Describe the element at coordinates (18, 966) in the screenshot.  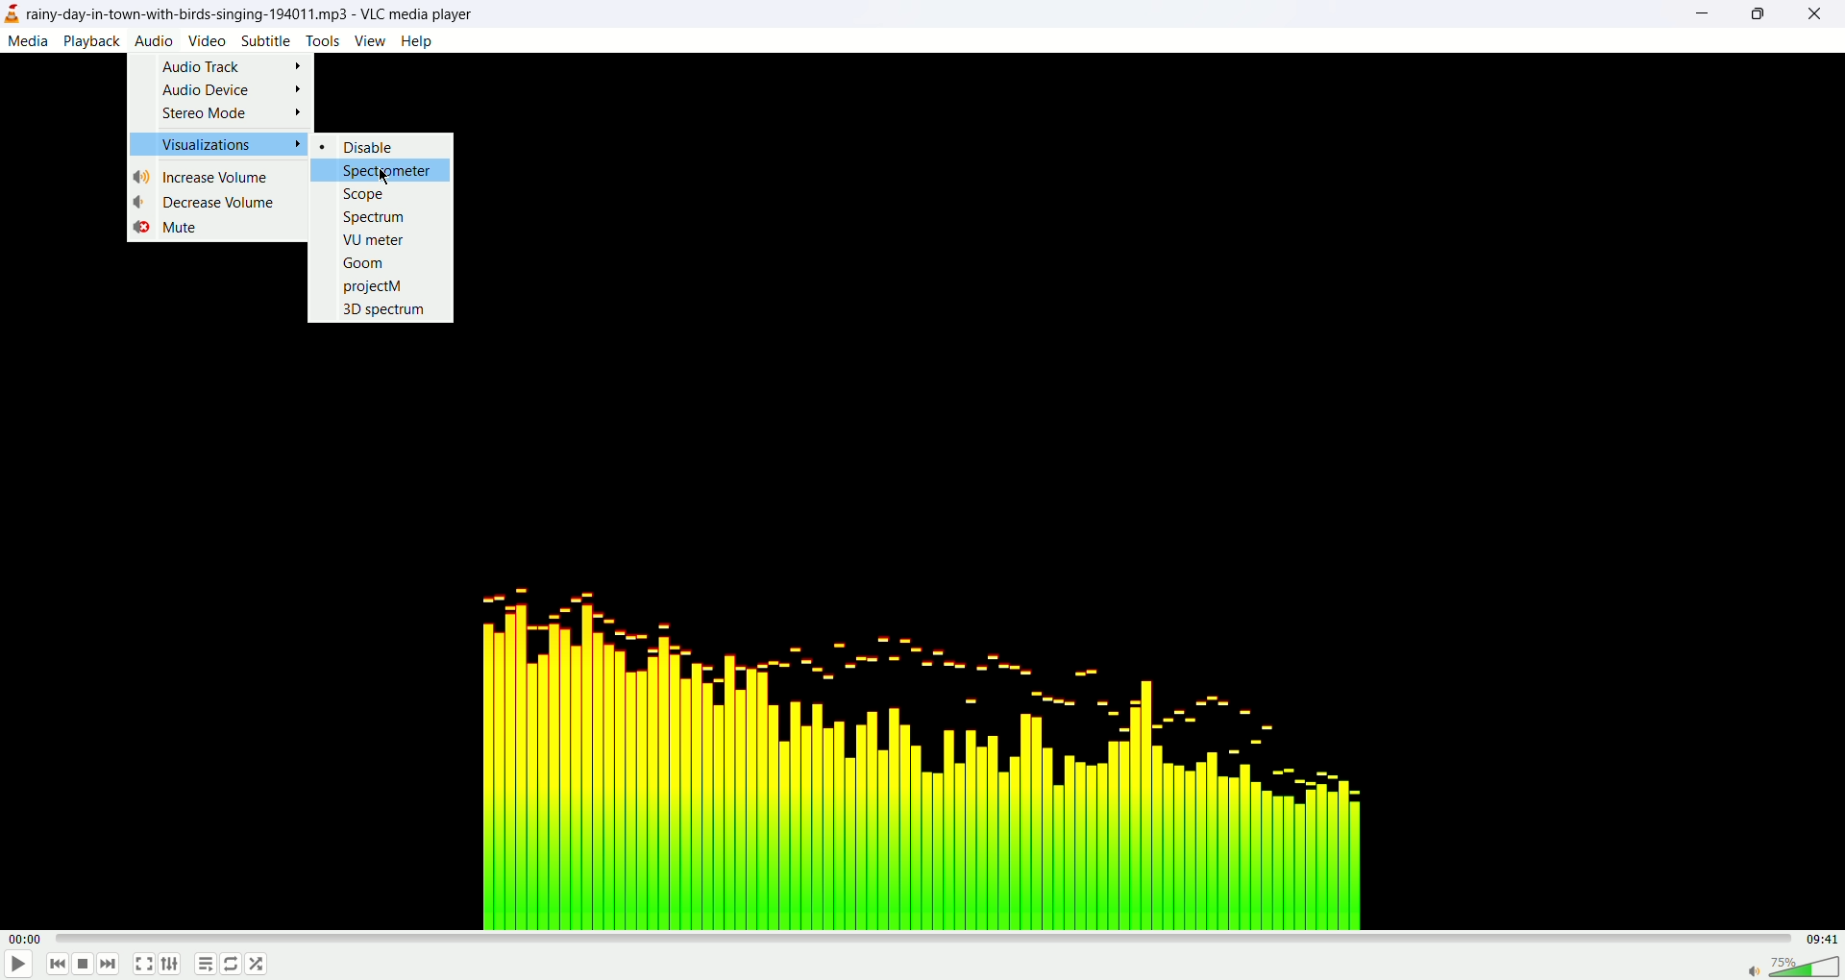
I see `play/pause` at that location.